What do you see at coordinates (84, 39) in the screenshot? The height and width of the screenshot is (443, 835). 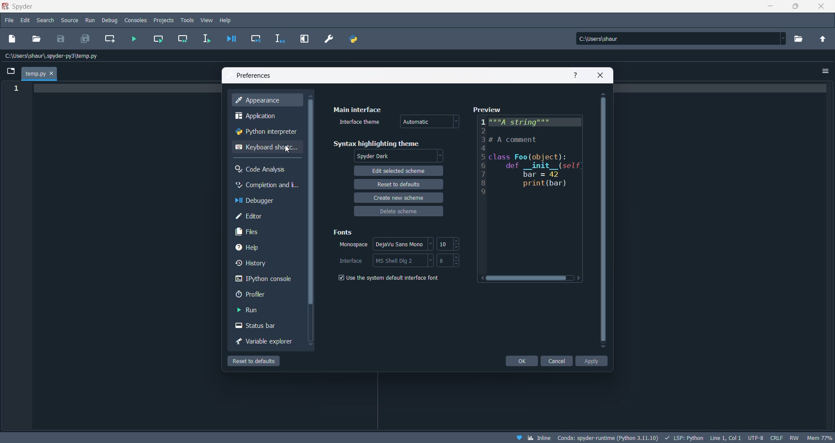 I see `save all files` at bounding box center [84, 39].